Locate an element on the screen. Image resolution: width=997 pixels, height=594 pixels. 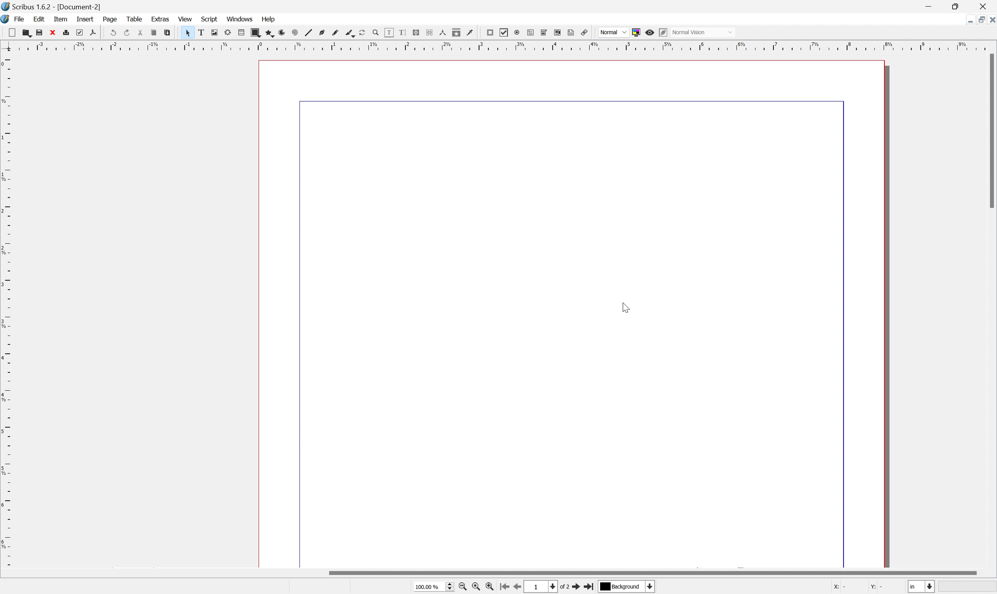
go to first page is located at coordinates (506, 588).